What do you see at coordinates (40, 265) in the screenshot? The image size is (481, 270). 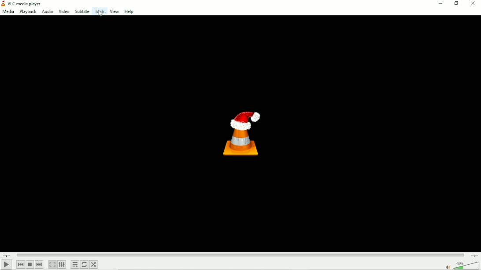 I see `Next` at bounding box center [40, 265].